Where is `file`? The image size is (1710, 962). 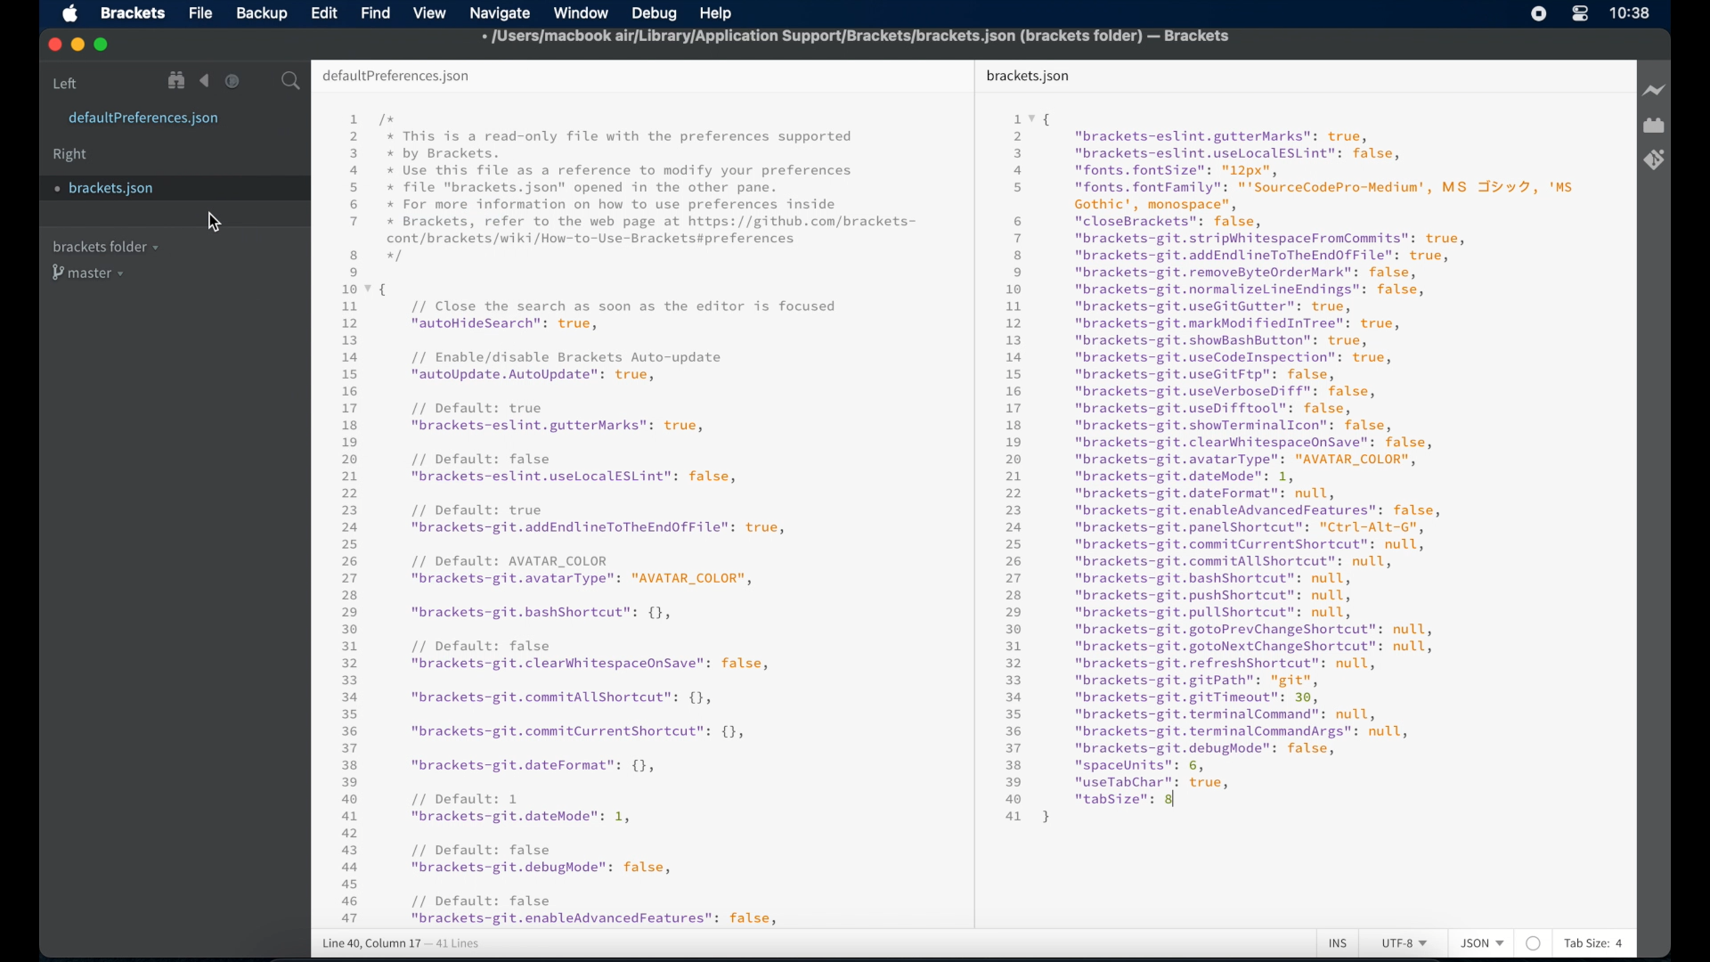
file is located at coordinates (202, 14).